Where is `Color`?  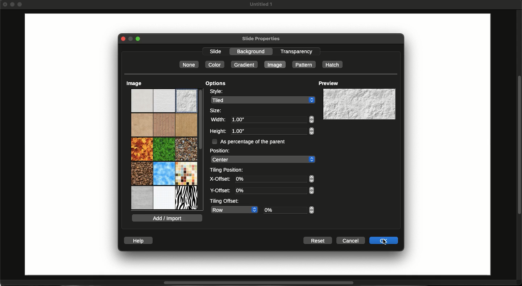
Color is located at coordinates (214, 65).